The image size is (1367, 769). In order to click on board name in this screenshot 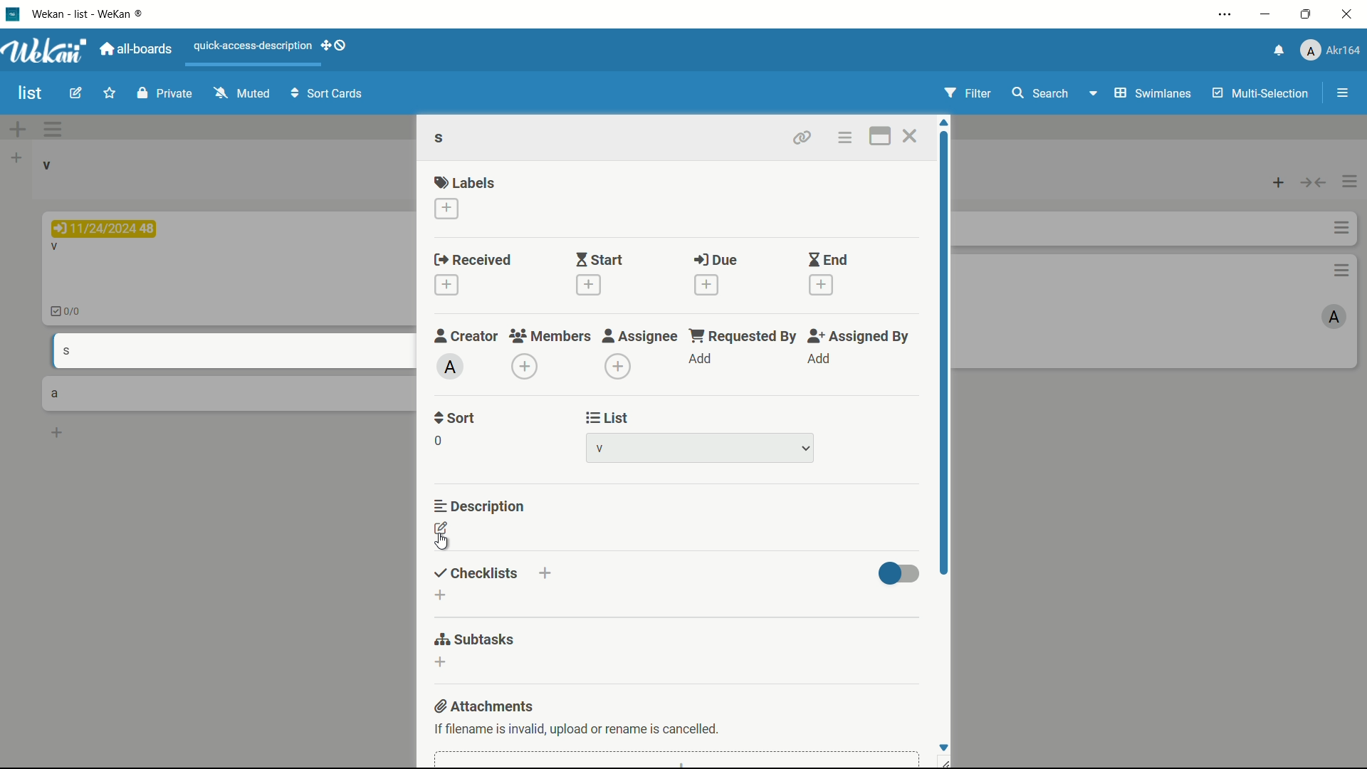, I will do `click(31, 94)`.